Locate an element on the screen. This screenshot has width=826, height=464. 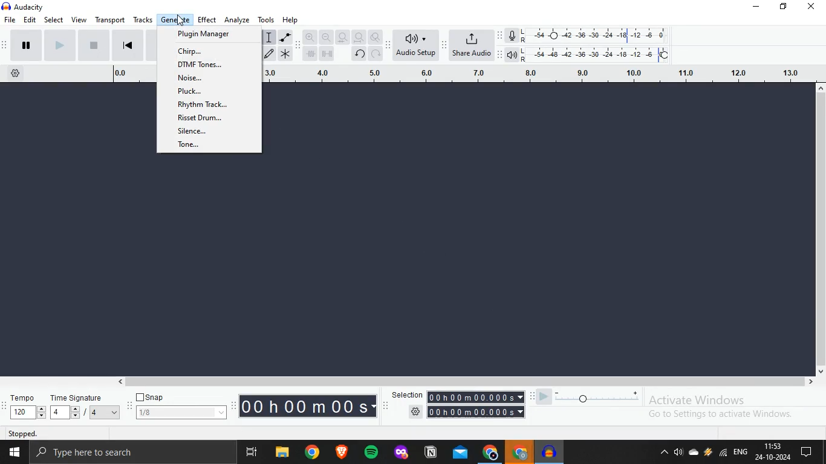
Sound is located at coordinates (678, 453).